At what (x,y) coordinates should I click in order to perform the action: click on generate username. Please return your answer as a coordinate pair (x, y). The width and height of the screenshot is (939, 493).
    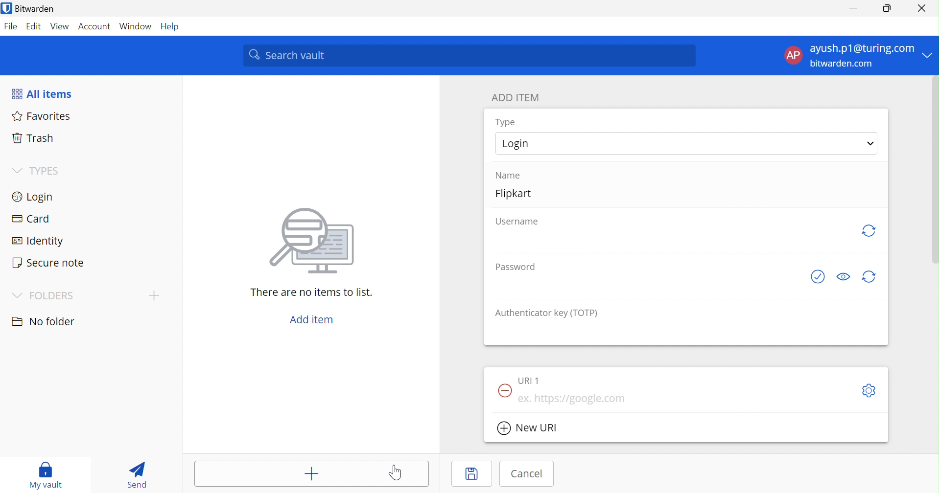
    Looking at the image, I should click on (869, 229).